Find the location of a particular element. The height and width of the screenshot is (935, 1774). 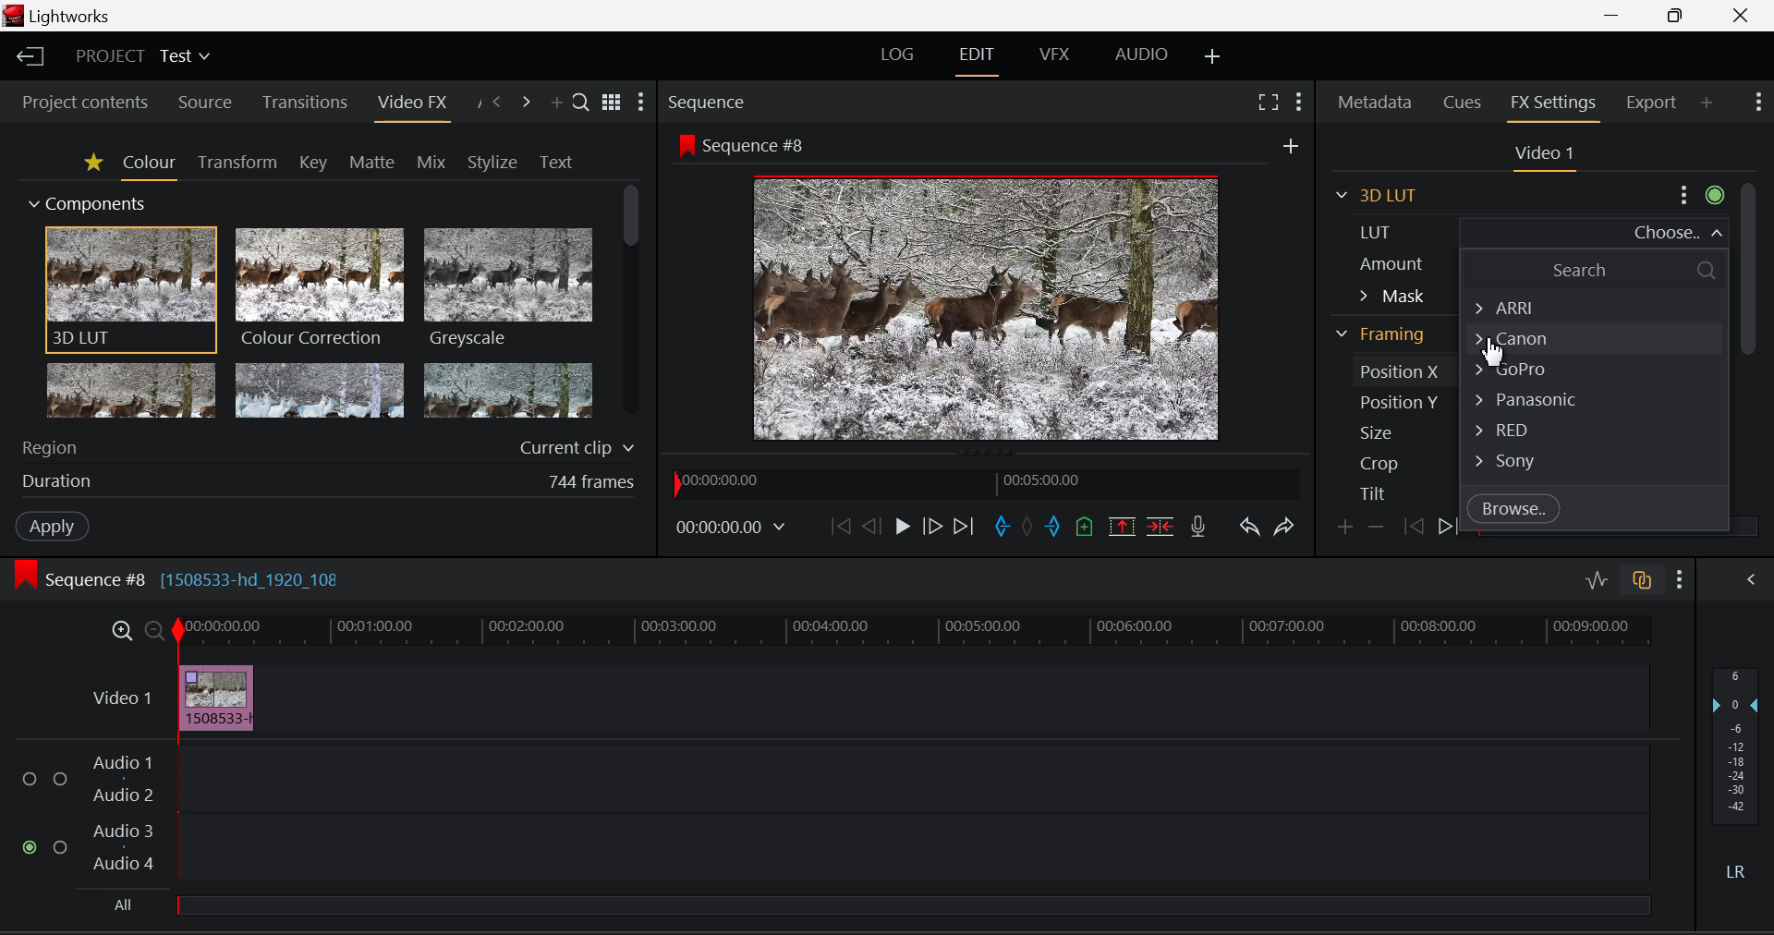

Search is located at coordinates (578, 97).